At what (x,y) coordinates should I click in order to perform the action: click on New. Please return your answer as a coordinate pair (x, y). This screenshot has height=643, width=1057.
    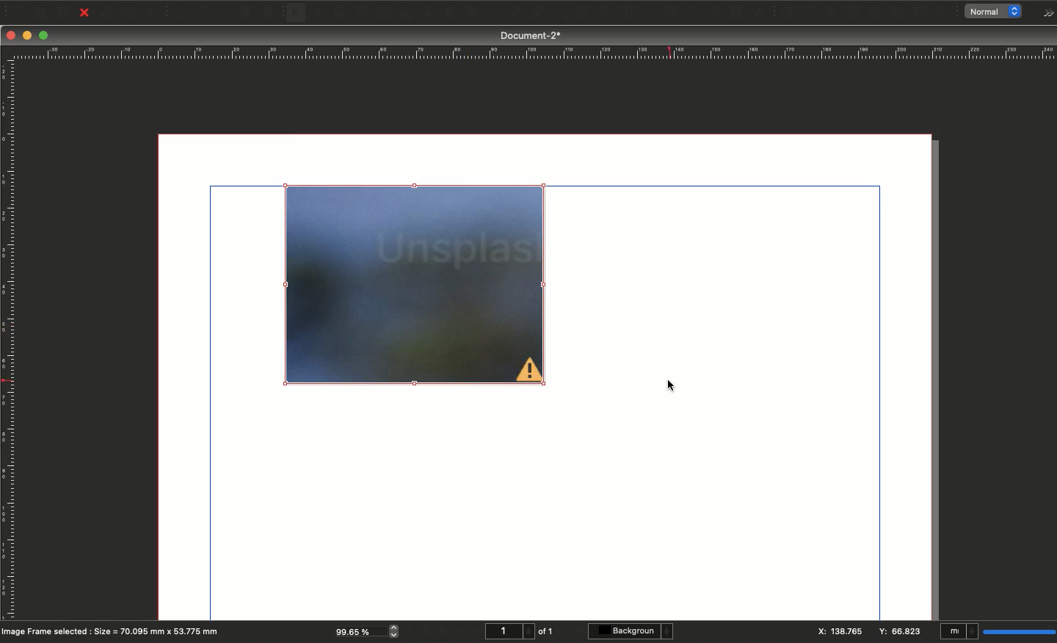
    Looking at the image, I should click on (16, 11).